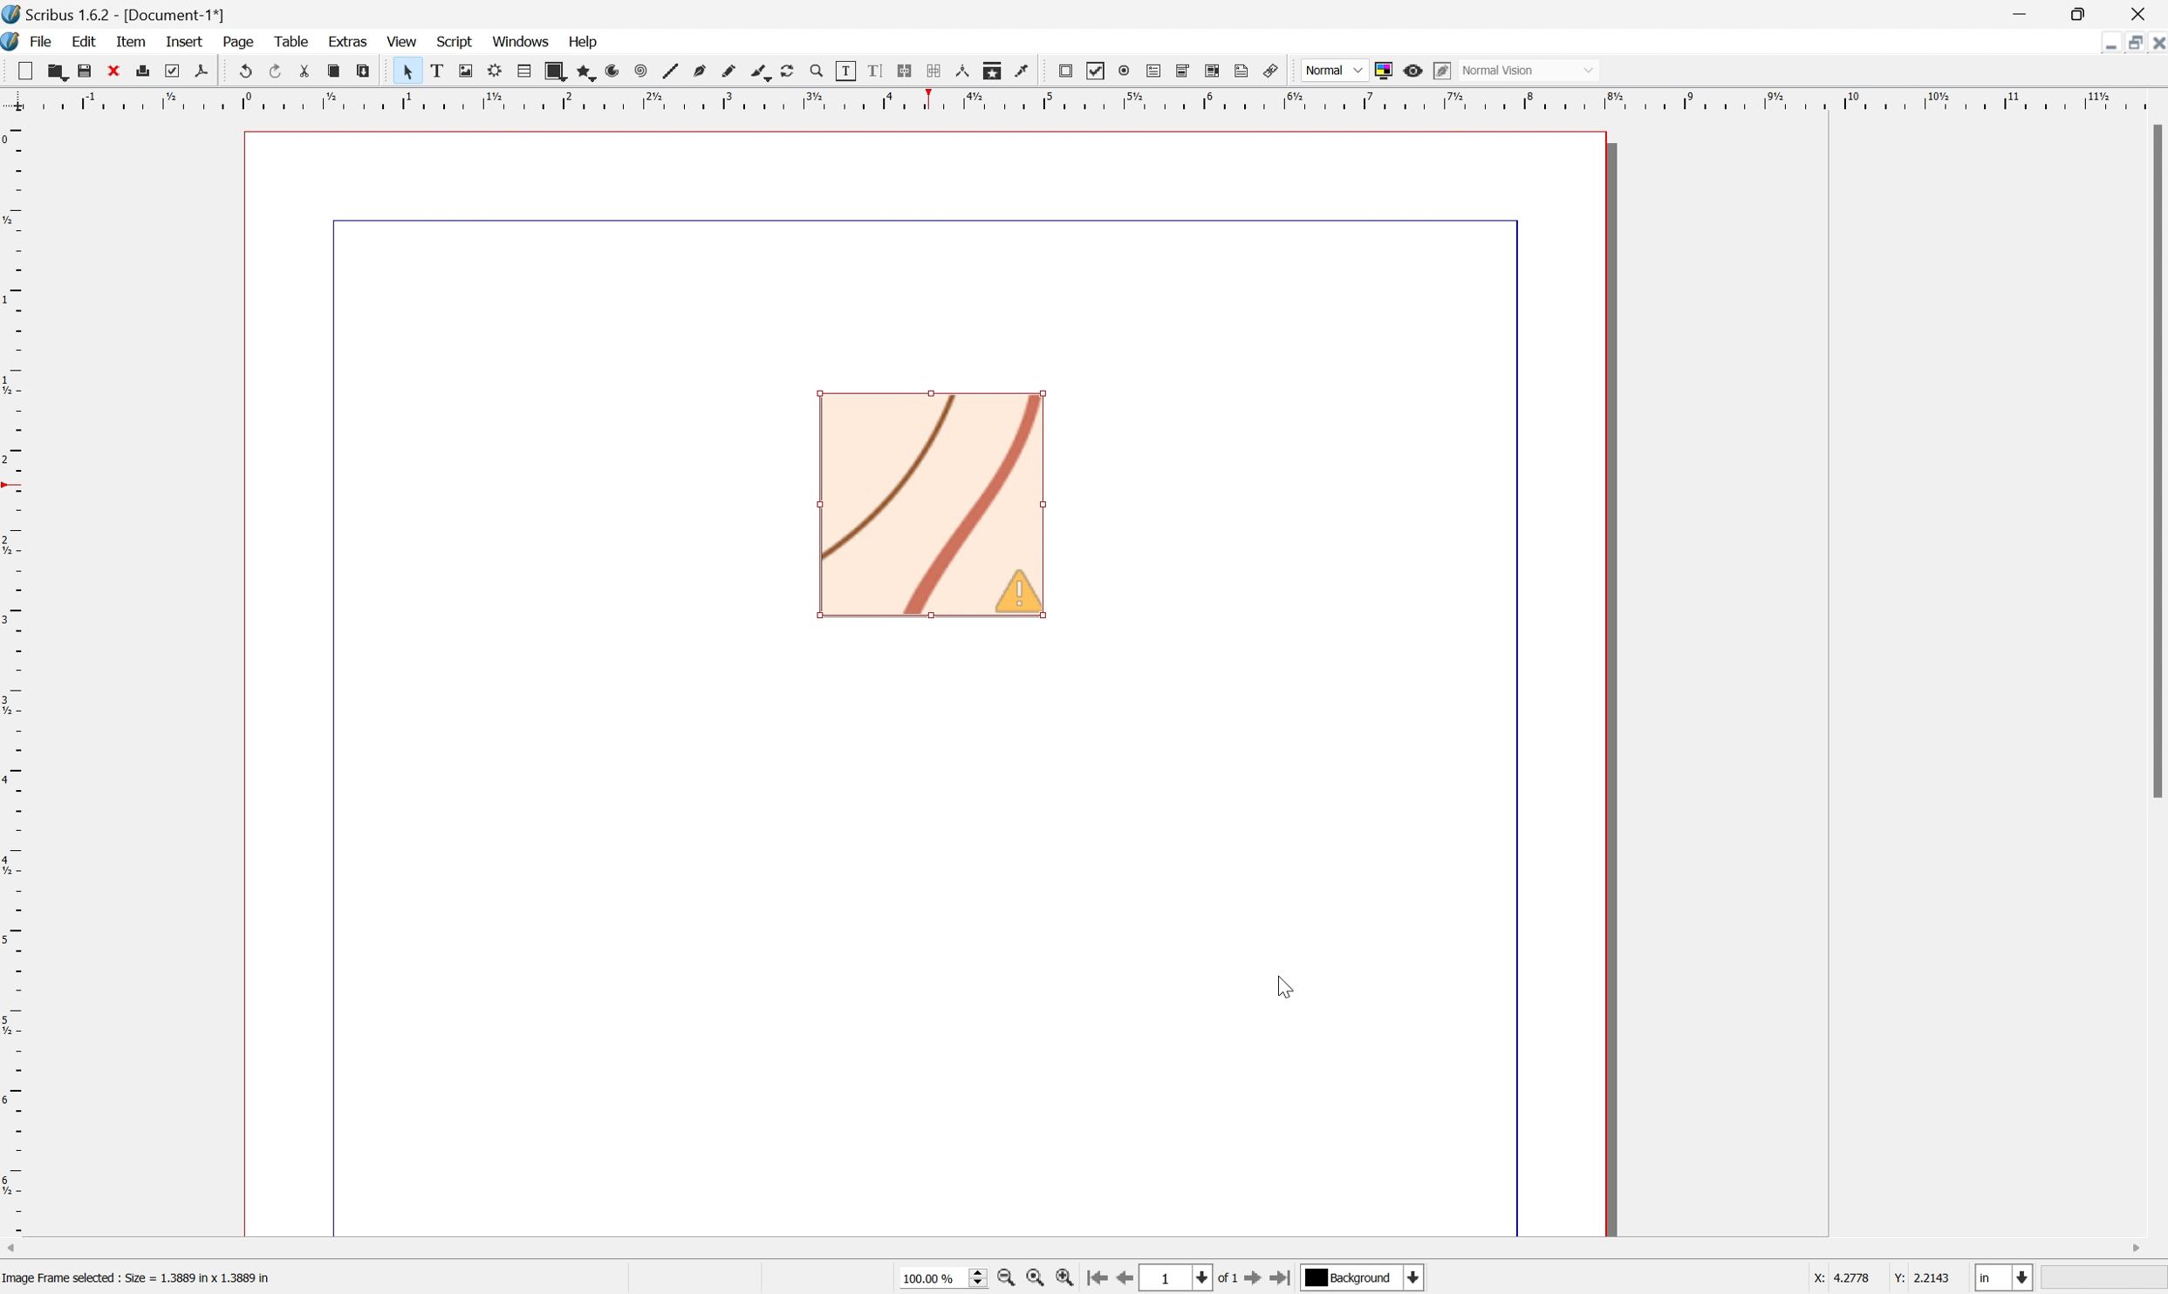  Describe the element at coordinates (794, 71) in the screenshot. I see `Rotate item` at that location.